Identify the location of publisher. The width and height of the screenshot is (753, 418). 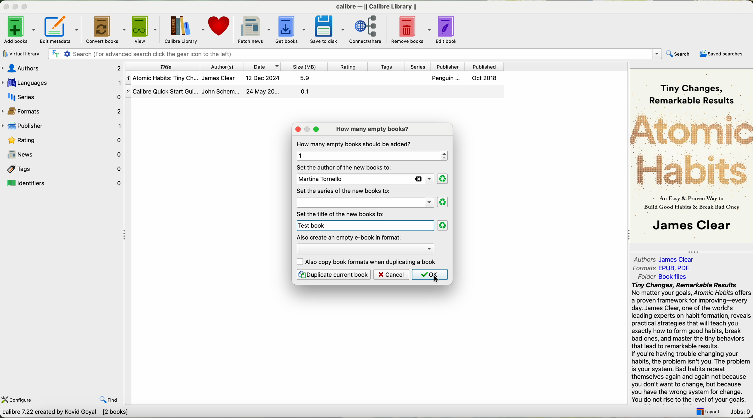
(62, 125).